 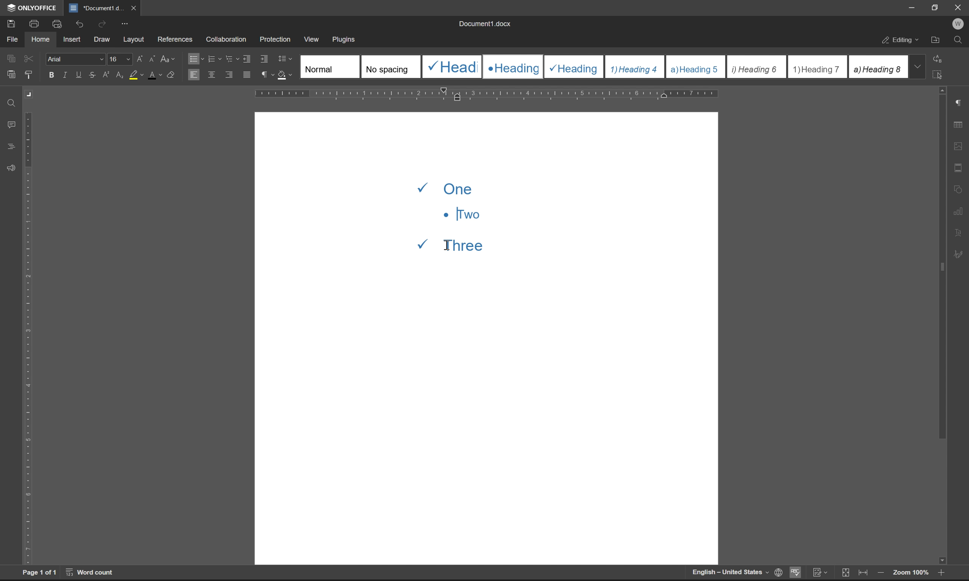 I want to click on Heading 7, so click(x=818, y=67).